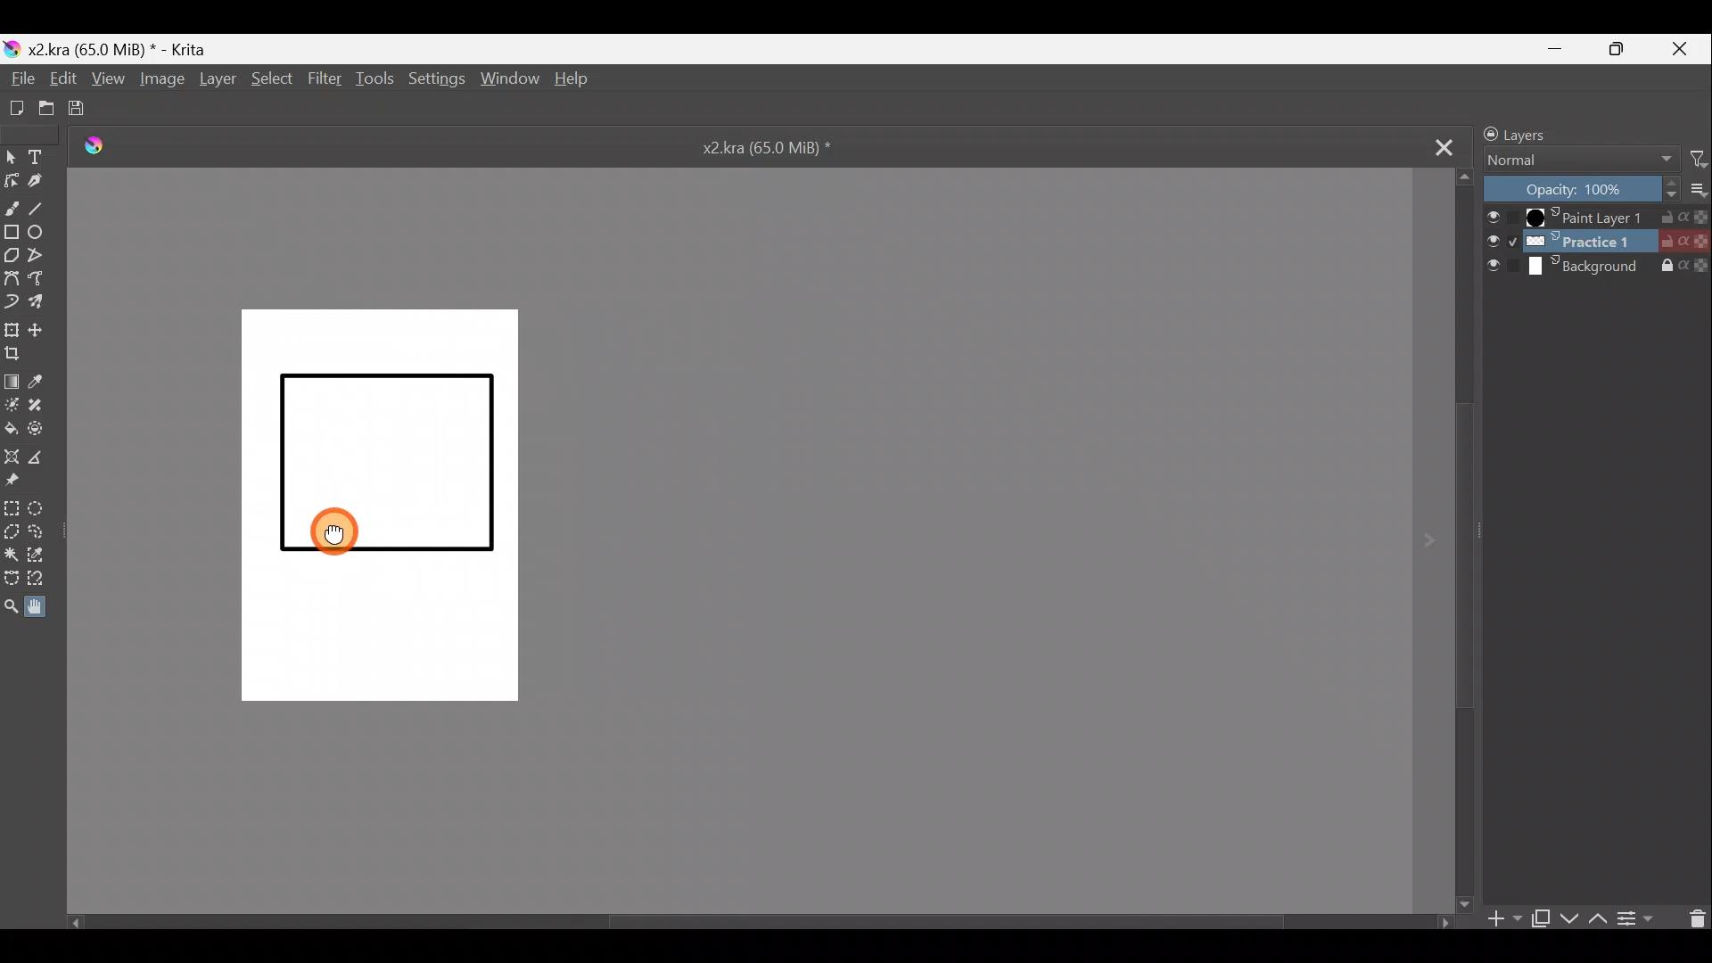 Image resolution: width=1712 pixels, height=963 pixels. What do you see at coordinates (42, 403) in the screenshot?
I see `Smart patch tool` at bounding box center [42, 403].